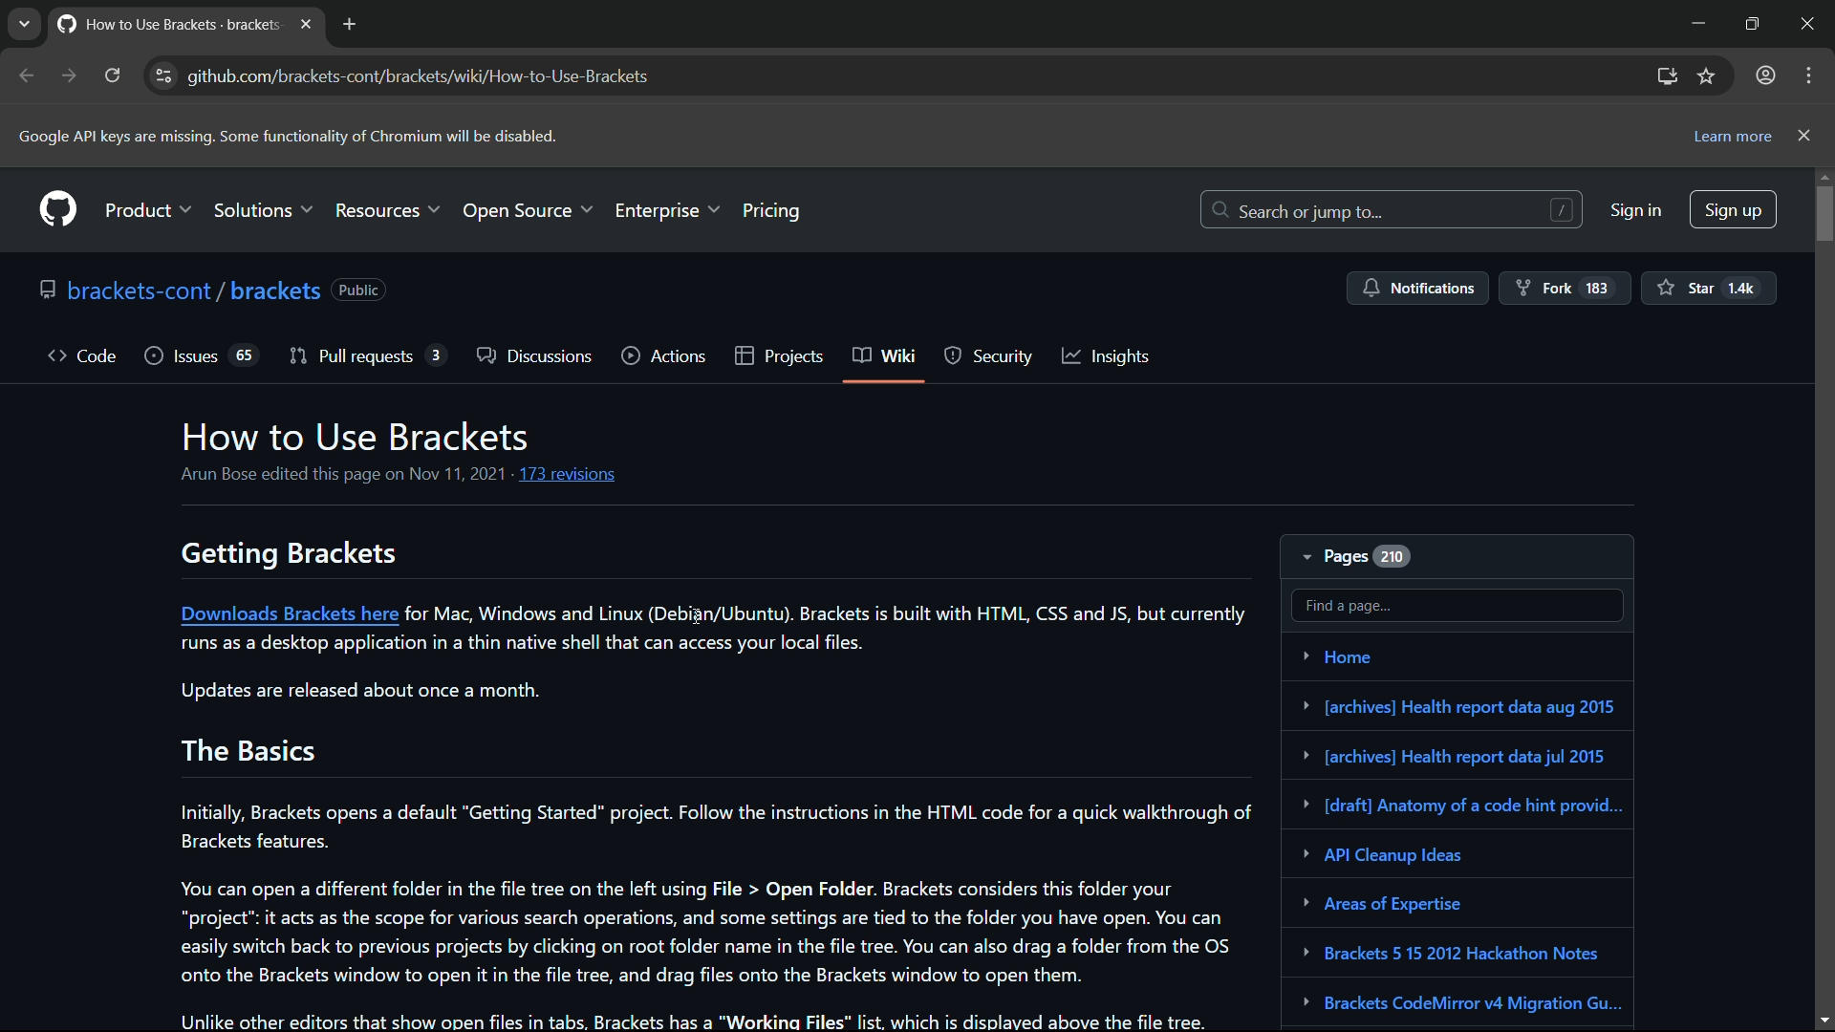 Image resolution: width=1835 pixels, height=1032 pixels. Describe the element at coordinates (708, 911) in the screenshot. I see `Initially, Brackets opens a default "Getting Started” project. Follow the instructions in the HTML code for a quick walkthrough of
Brackets features.

You can open a different folder in the file tree on the left using File > Open Folder. Brackets considers this folder your
“project”: it acts as the scope for various search operations, and some settings are tied to the folder you have open. You can
easily switch back to previous projects by clicking on root folder name in the file tree. You can also drag a folder from the OS
onto the Brackets window to open it in the file tree, and drag files onto the Brackets window to open them.

Unlike other editors that show open files in tabs Brackets has a "Workina Files” list which is displaved above the file tree` at that location.